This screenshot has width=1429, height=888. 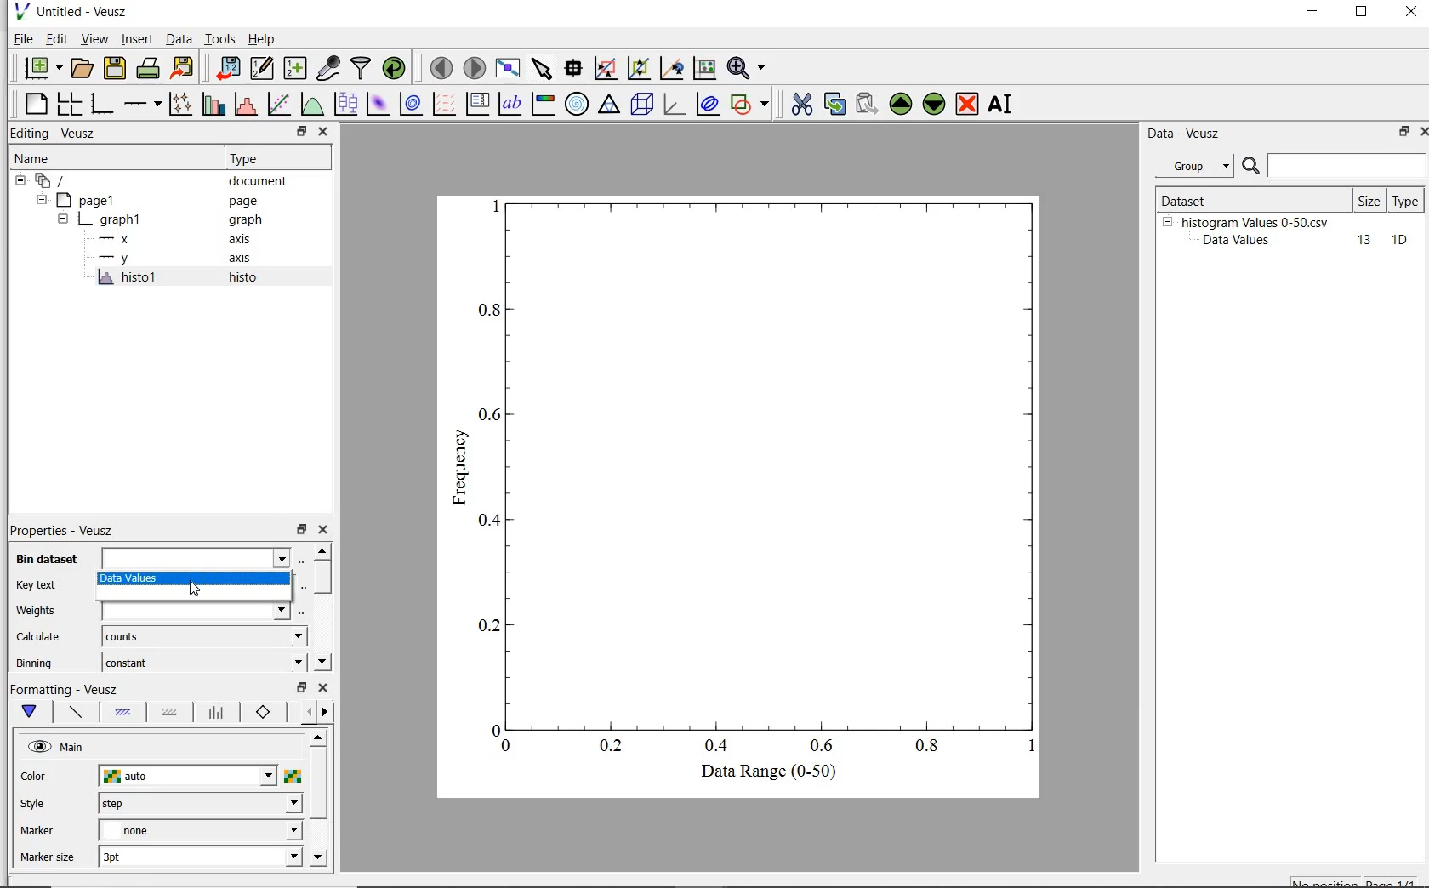 I want to click on |Formatting - Veusz, so click(x=65, y=688).